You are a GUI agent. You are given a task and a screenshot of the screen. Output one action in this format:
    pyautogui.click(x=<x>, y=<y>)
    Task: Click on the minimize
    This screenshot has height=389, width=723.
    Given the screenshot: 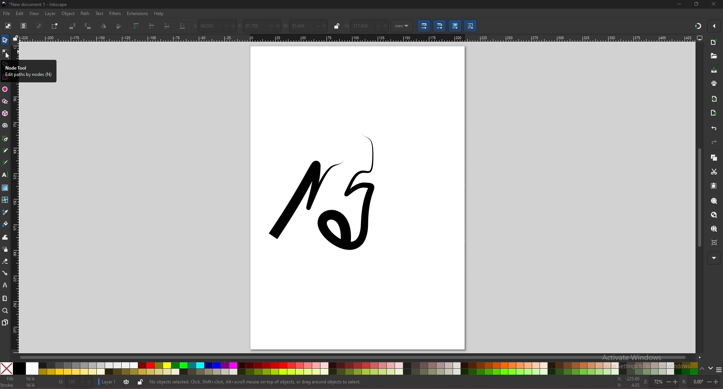 What is the action you would take?
    pyautogui.click(x=680, y=4)
    